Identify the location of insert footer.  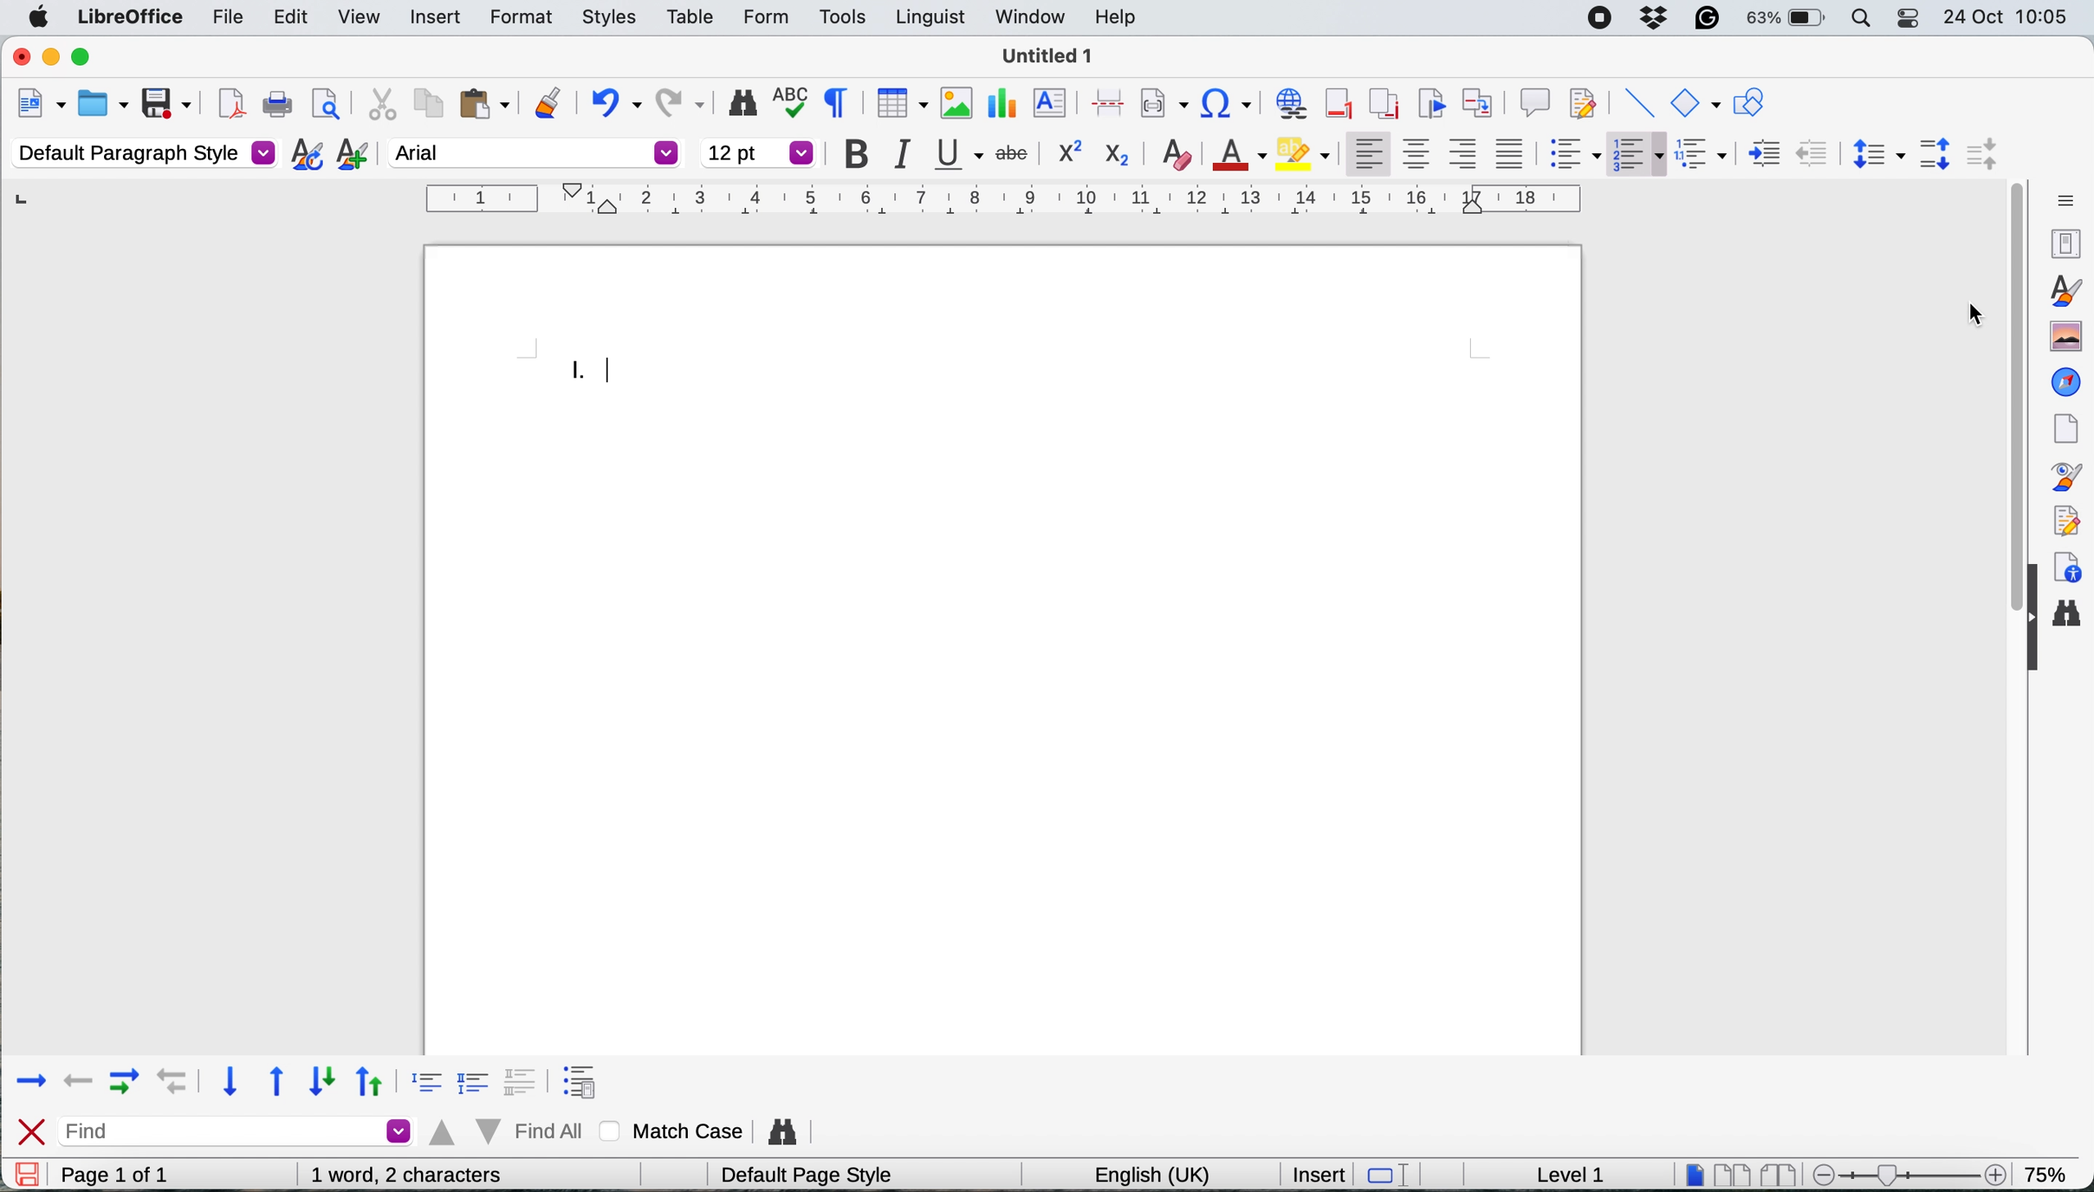
(1341, 102).